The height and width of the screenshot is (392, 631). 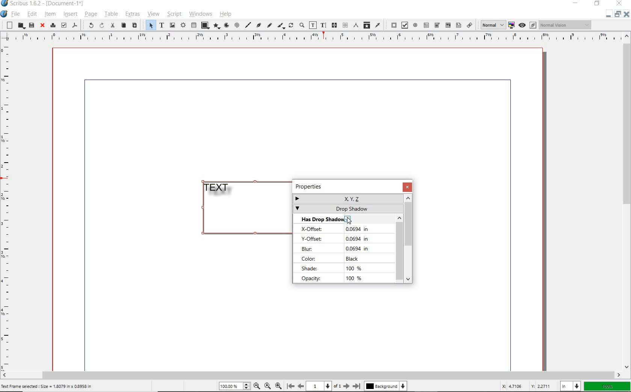 What do you see at coordinates (470, 26) in the screenshot?
I see `link annotation` at bounding box center [470, 26].